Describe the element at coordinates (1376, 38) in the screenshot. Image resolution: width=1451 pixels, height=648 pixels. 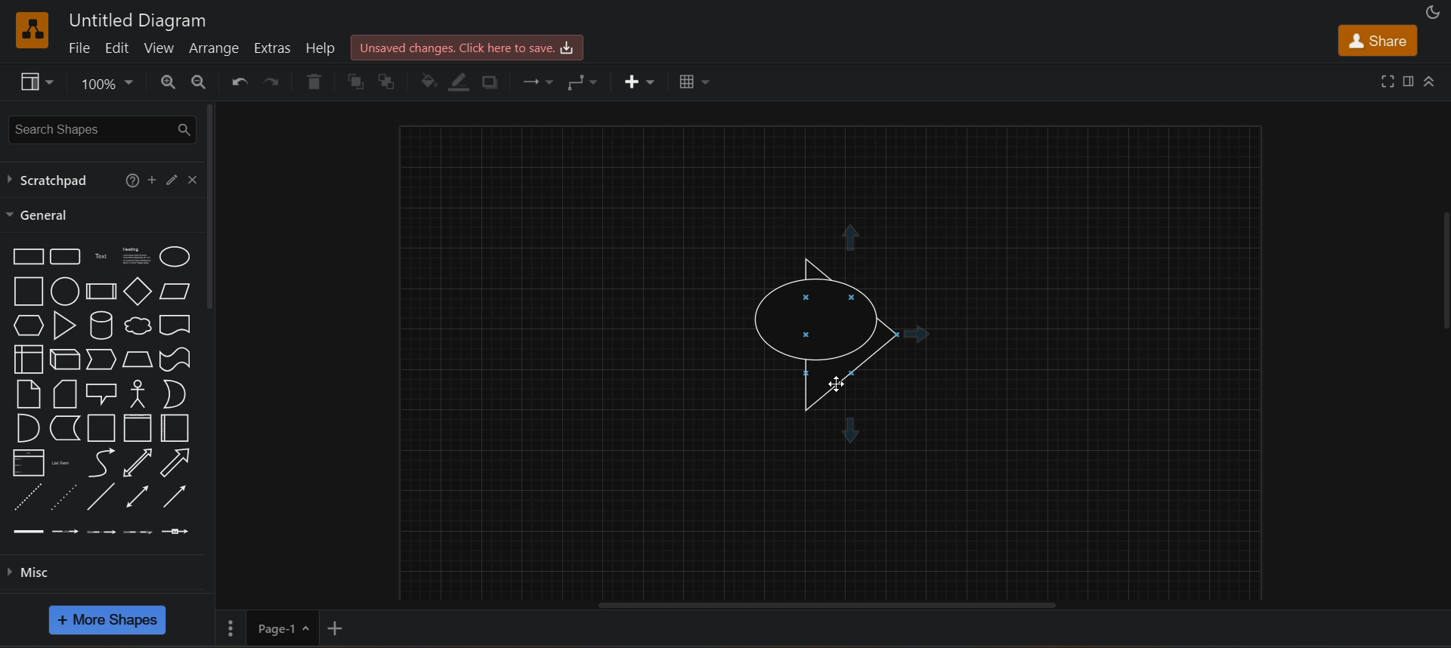
I see `share` at that location.